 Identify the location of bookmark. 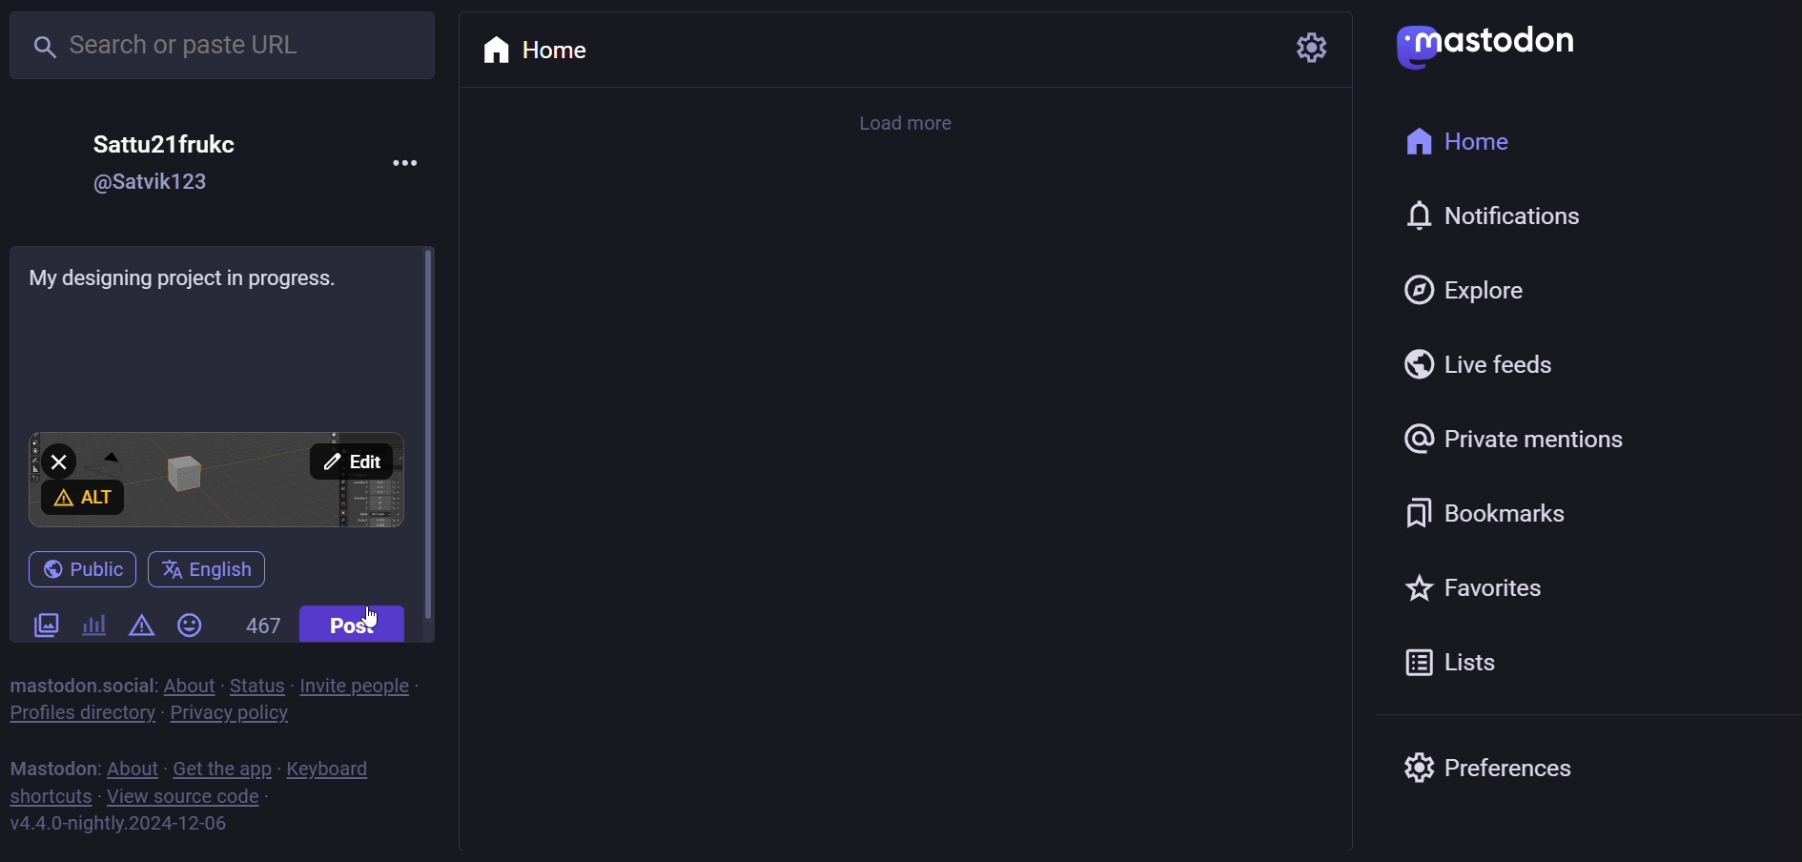
(1480, 510).